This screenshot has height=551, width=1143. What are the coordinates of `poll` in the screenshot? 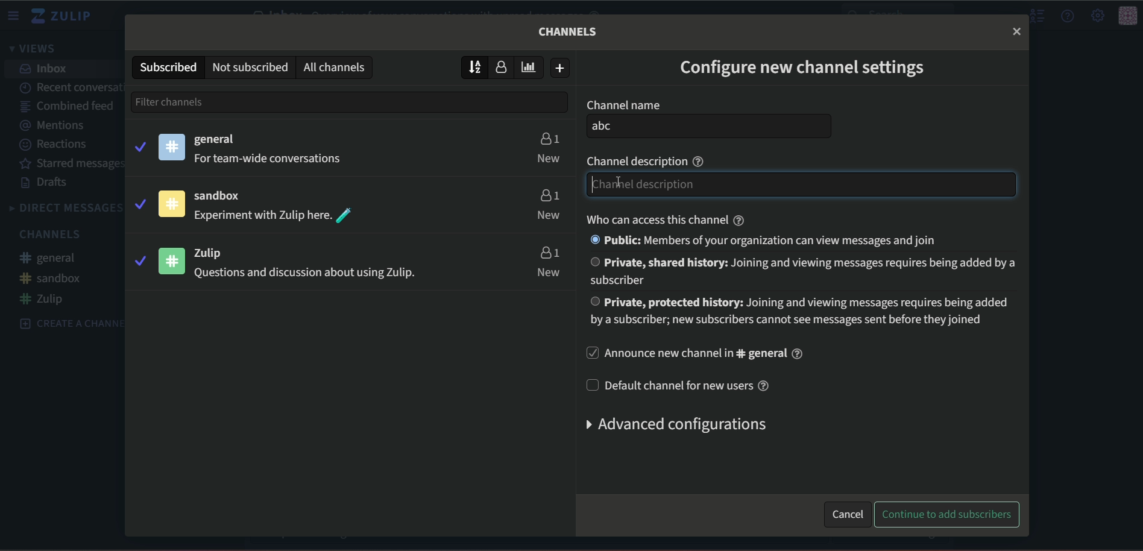 It's located at (532, 67).